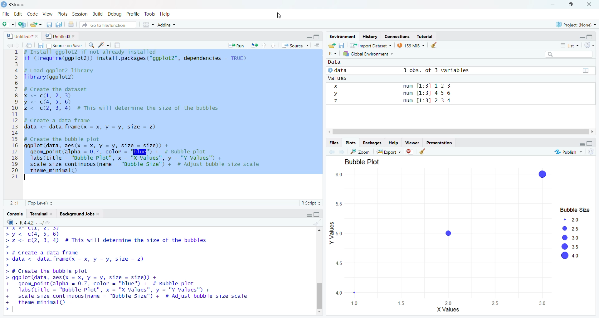  I want to click on Find/Replace, so click(91, 46).